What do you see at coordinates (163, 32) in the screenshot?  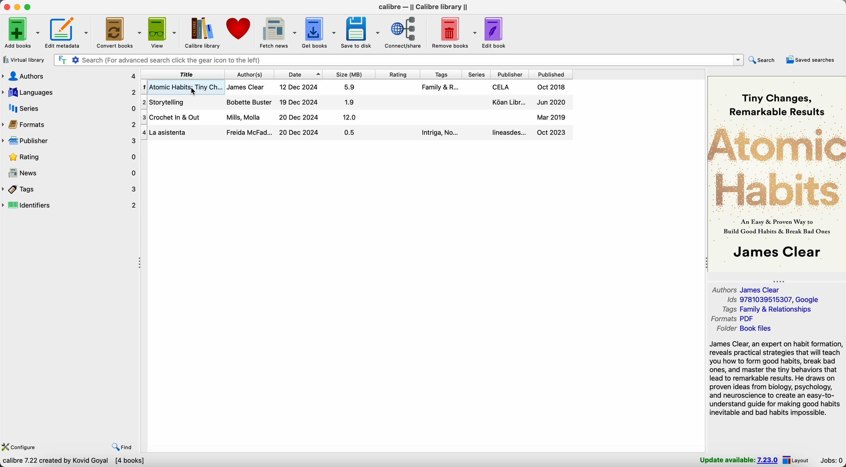 I see `view` at bounding box center [163, 32].